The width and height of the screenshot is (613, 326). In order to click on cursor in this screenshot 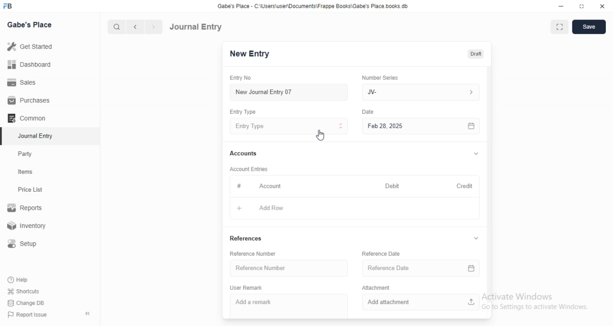, I will do `click(320, 135)`.